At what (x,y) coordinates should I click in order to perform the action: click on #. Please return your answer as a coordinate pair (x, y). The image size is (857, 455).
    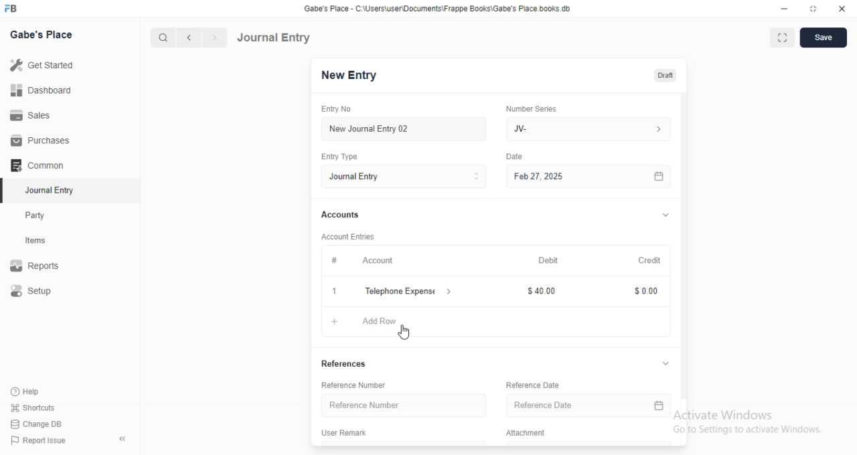
    Looking at the image, I should click on (334, 260).